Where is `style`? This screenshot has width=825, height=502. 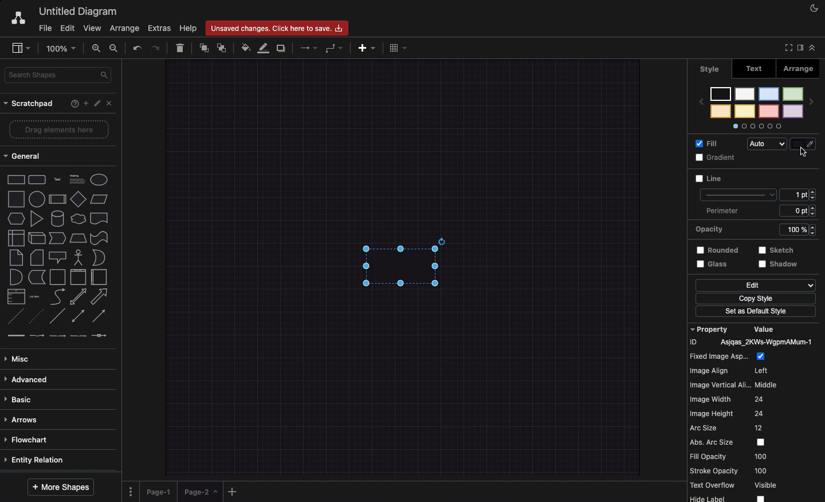
style is located at coordinates (710, 69).